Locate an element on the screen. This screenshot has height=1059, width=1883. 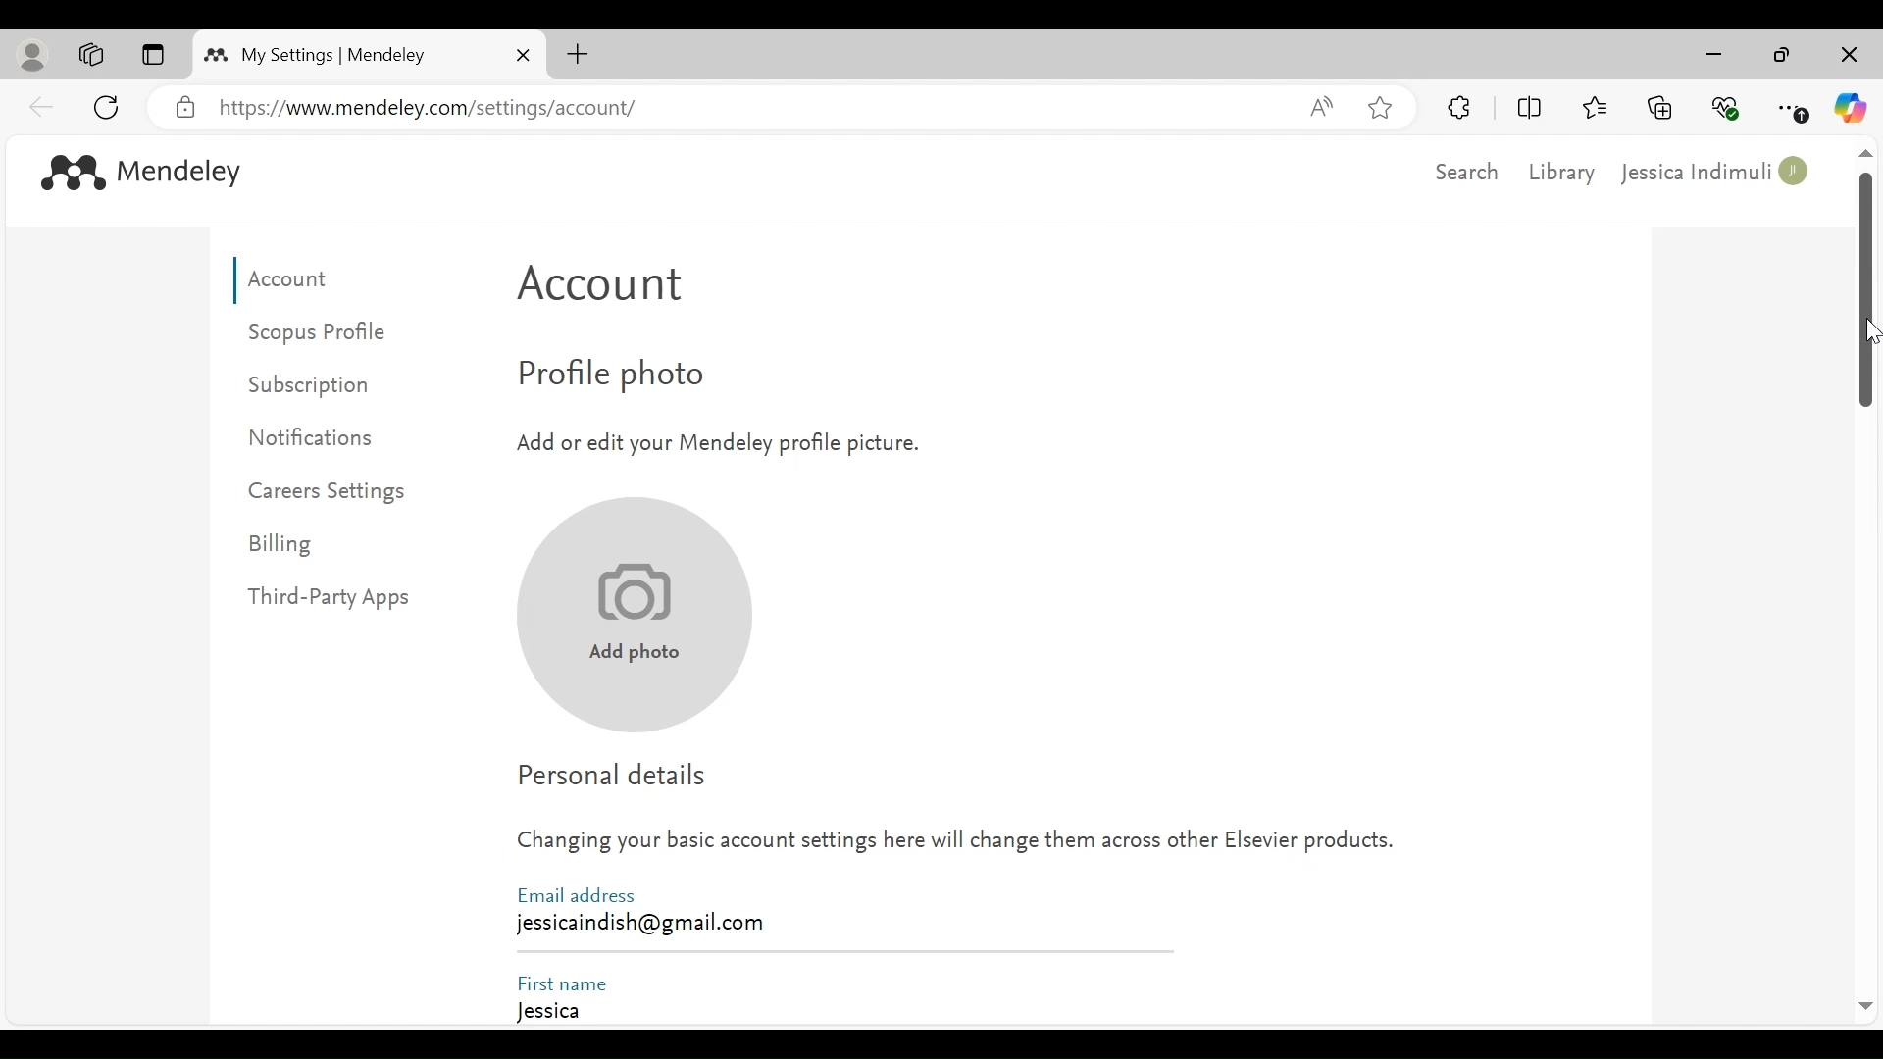
Account is located at coordinates (611, 290).